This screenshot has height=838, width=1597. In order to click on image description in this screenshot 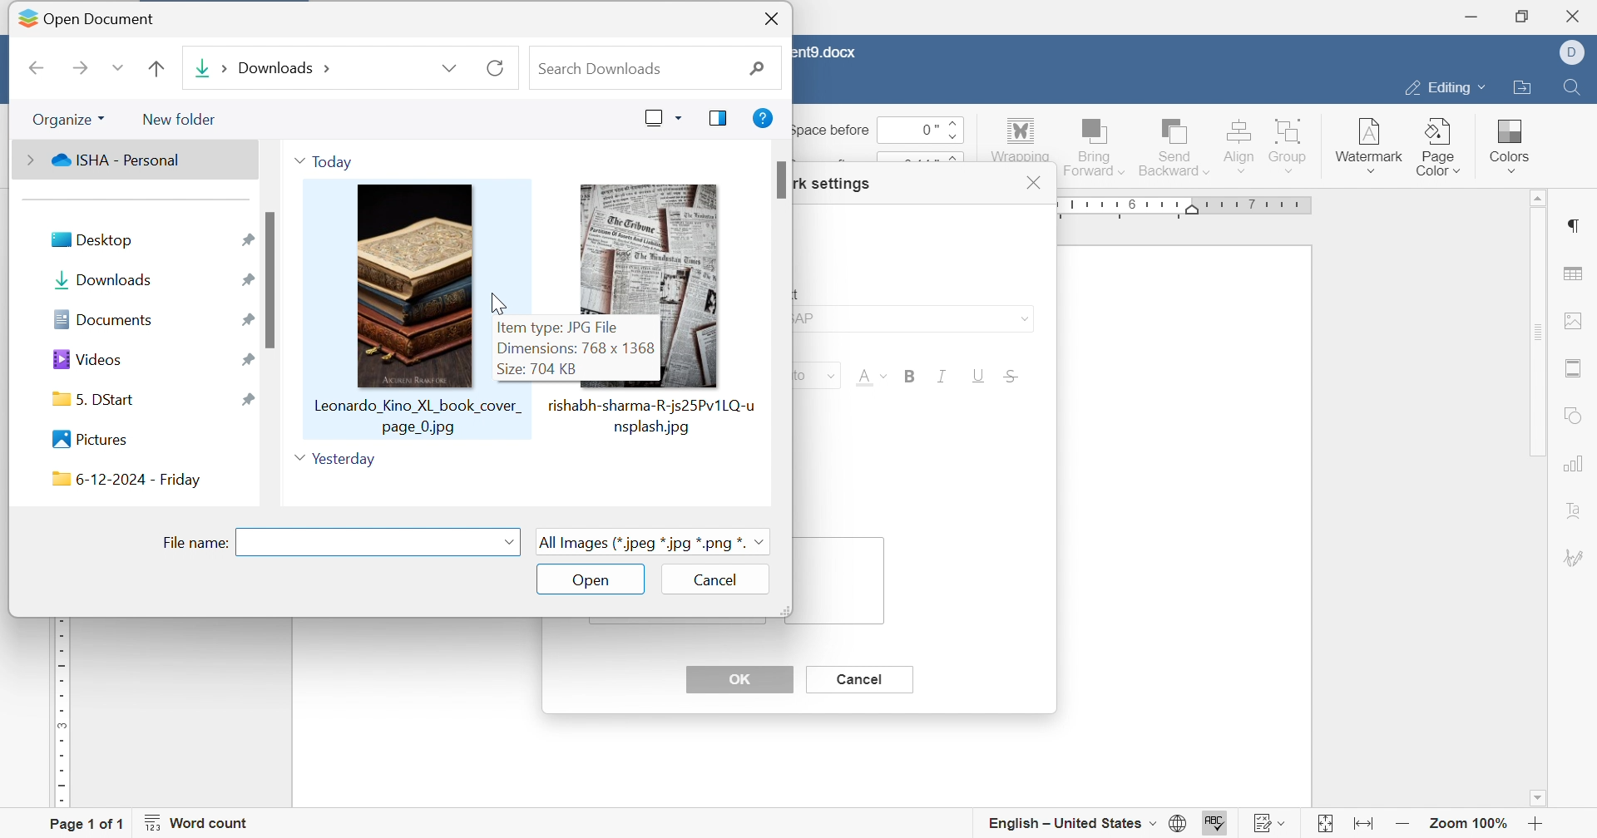, I will do `click(593, 348)`.